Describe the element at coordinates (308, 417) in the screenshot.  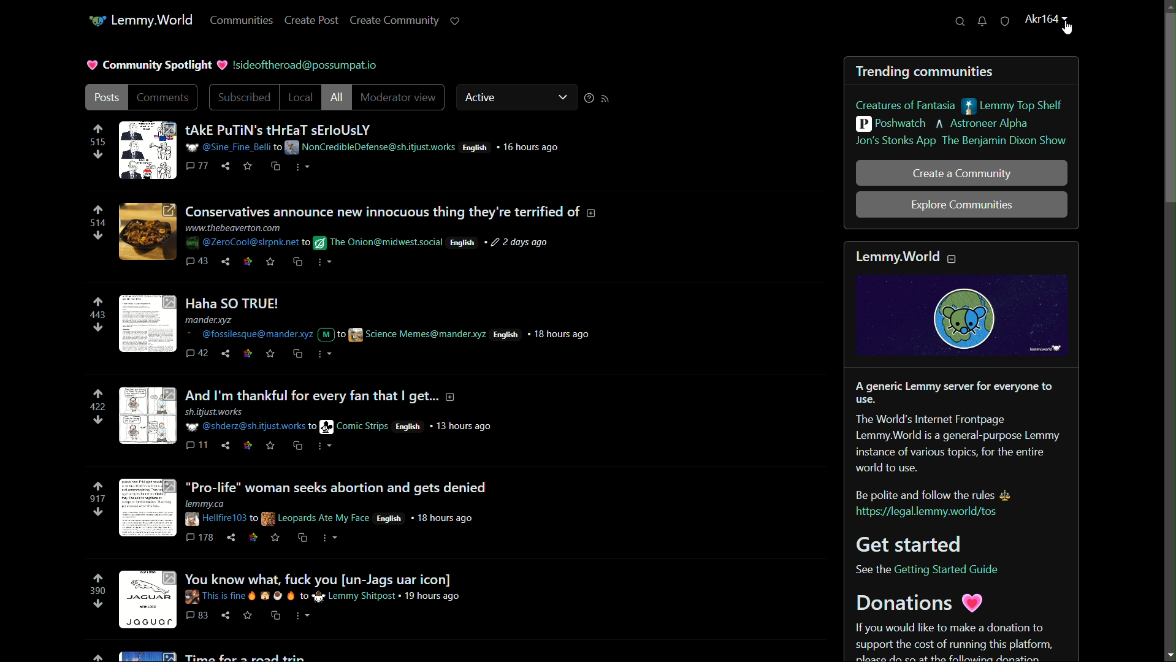
I see `post-4` at that location.